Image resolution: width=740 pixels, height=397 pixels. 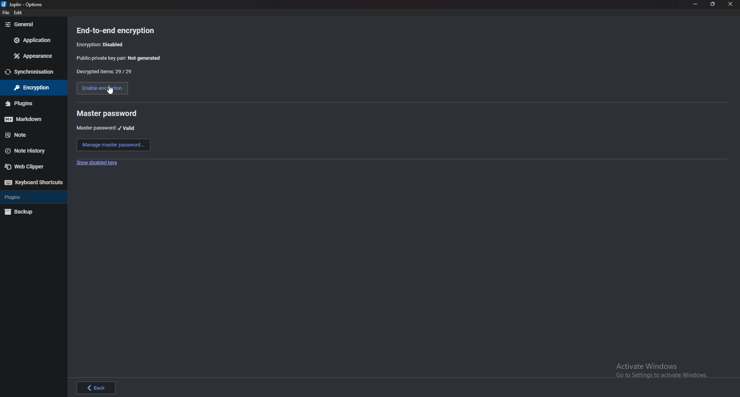 I want to click on decrypted items 29/29, so click(x=104, y=72).